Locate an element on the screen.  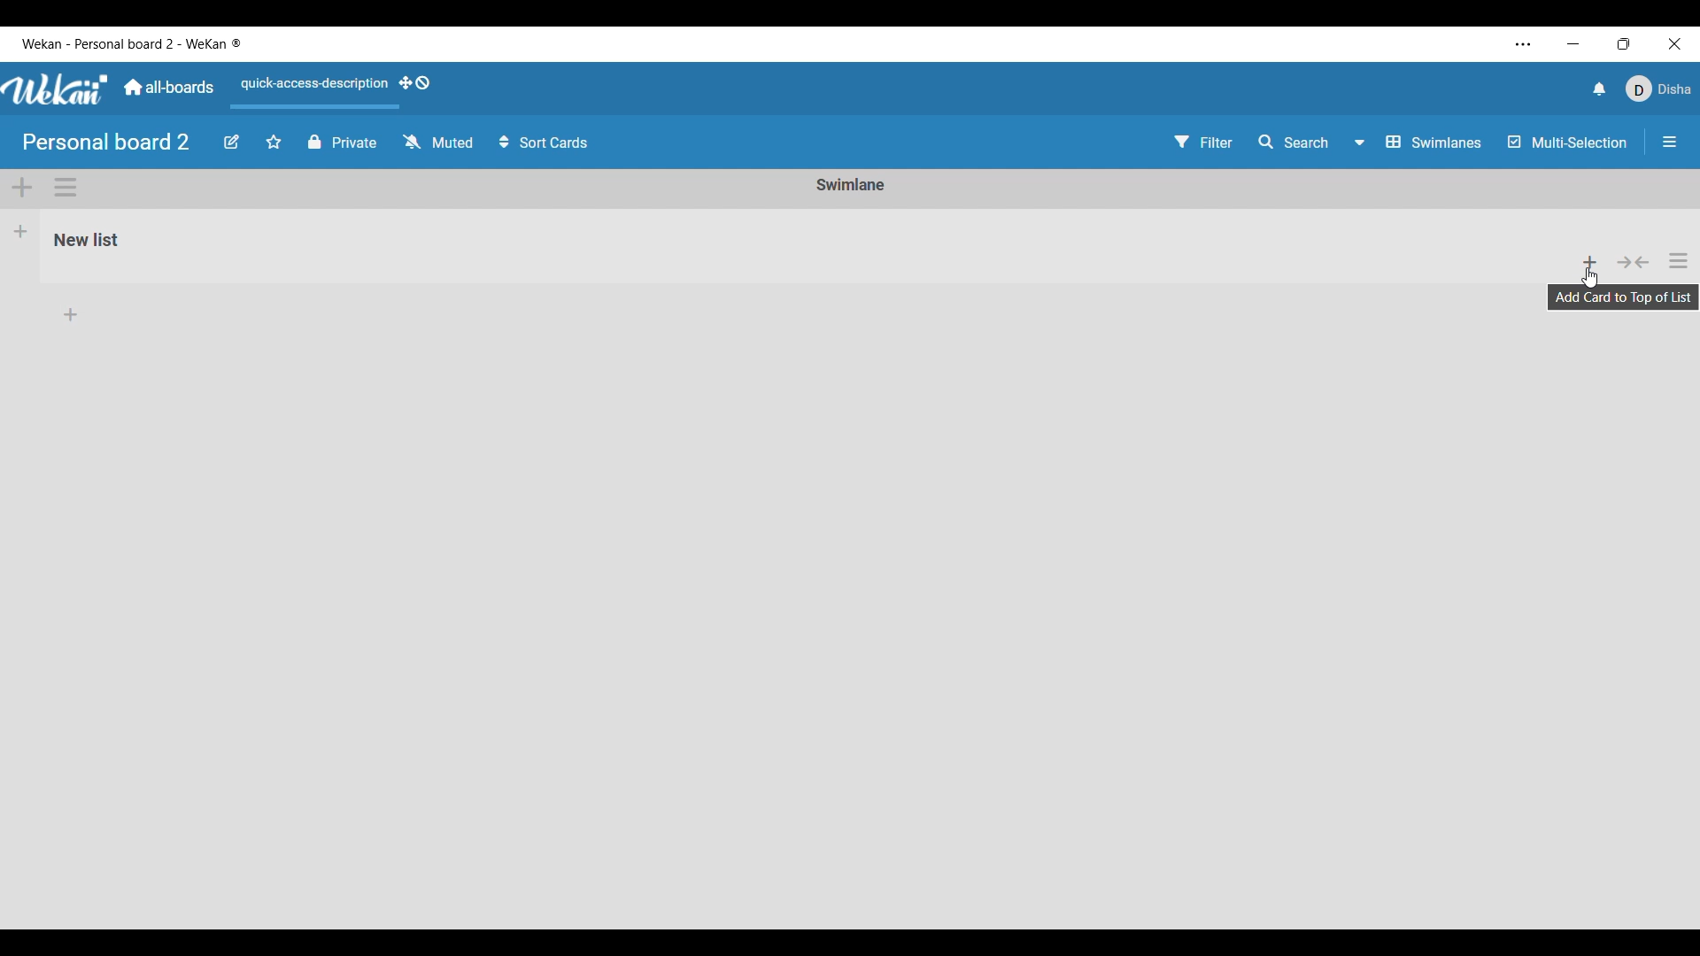
Close interface is located at coordinates (1674, 43).